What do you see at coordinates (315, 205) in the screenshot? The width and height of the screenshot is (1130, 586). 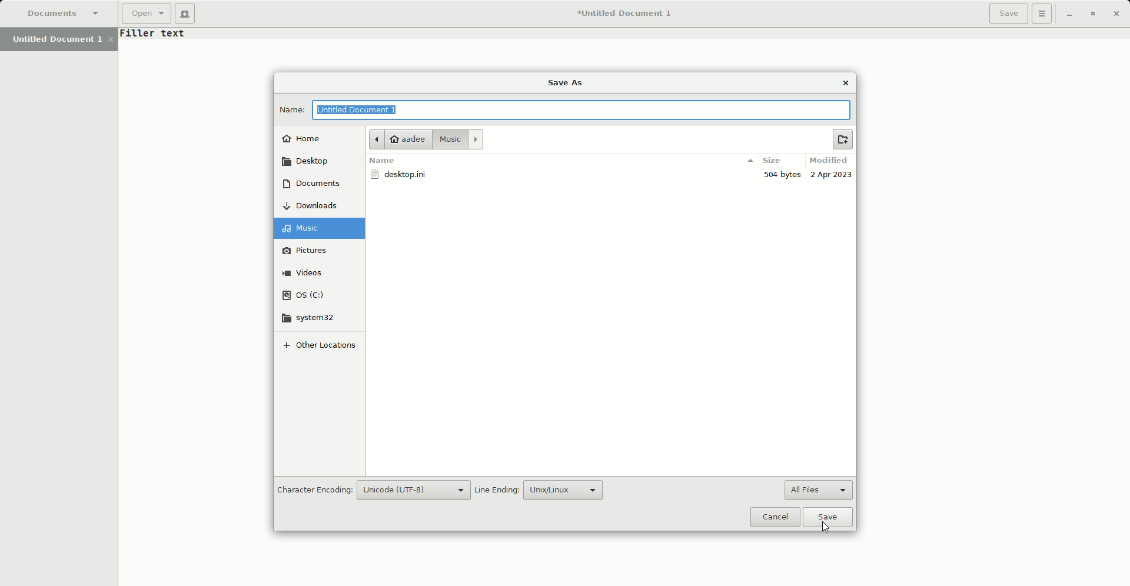 I see `Downloads` at bounding box center [315, 205].